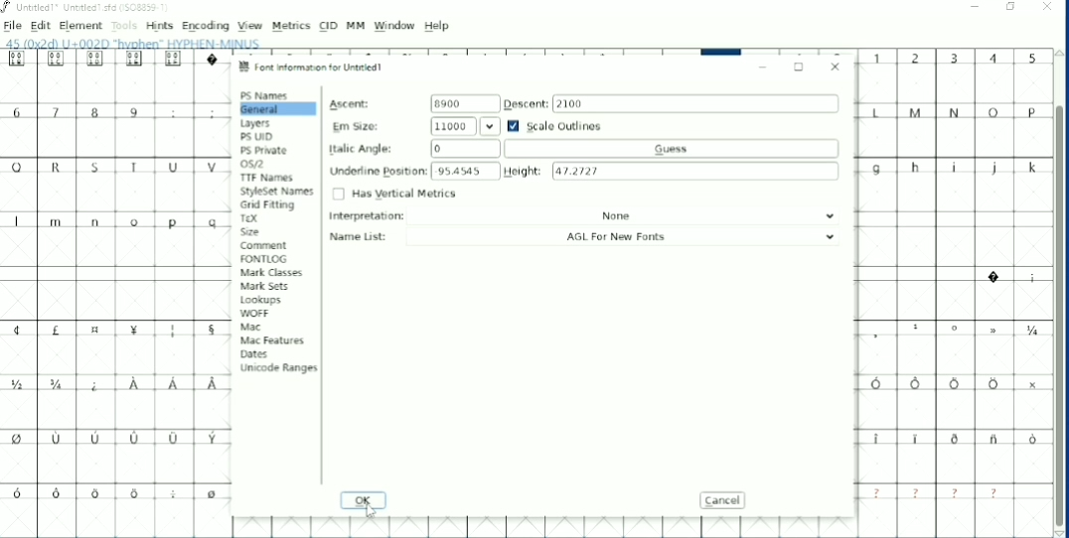 This screenshot has height=538, width=1069. What do you see at coordinates (725, 500) in the screenshot?
I see `Cancel` at bounding box center [725, 500].